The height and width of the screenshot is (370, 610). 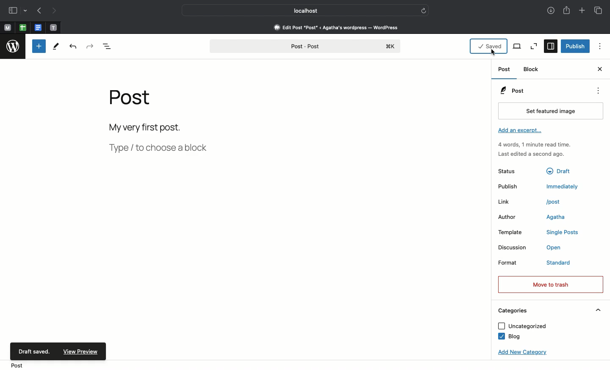 What do you see at coordinates (561, 170) in the screenshot?
I see `` at bounding box center [561, 170].